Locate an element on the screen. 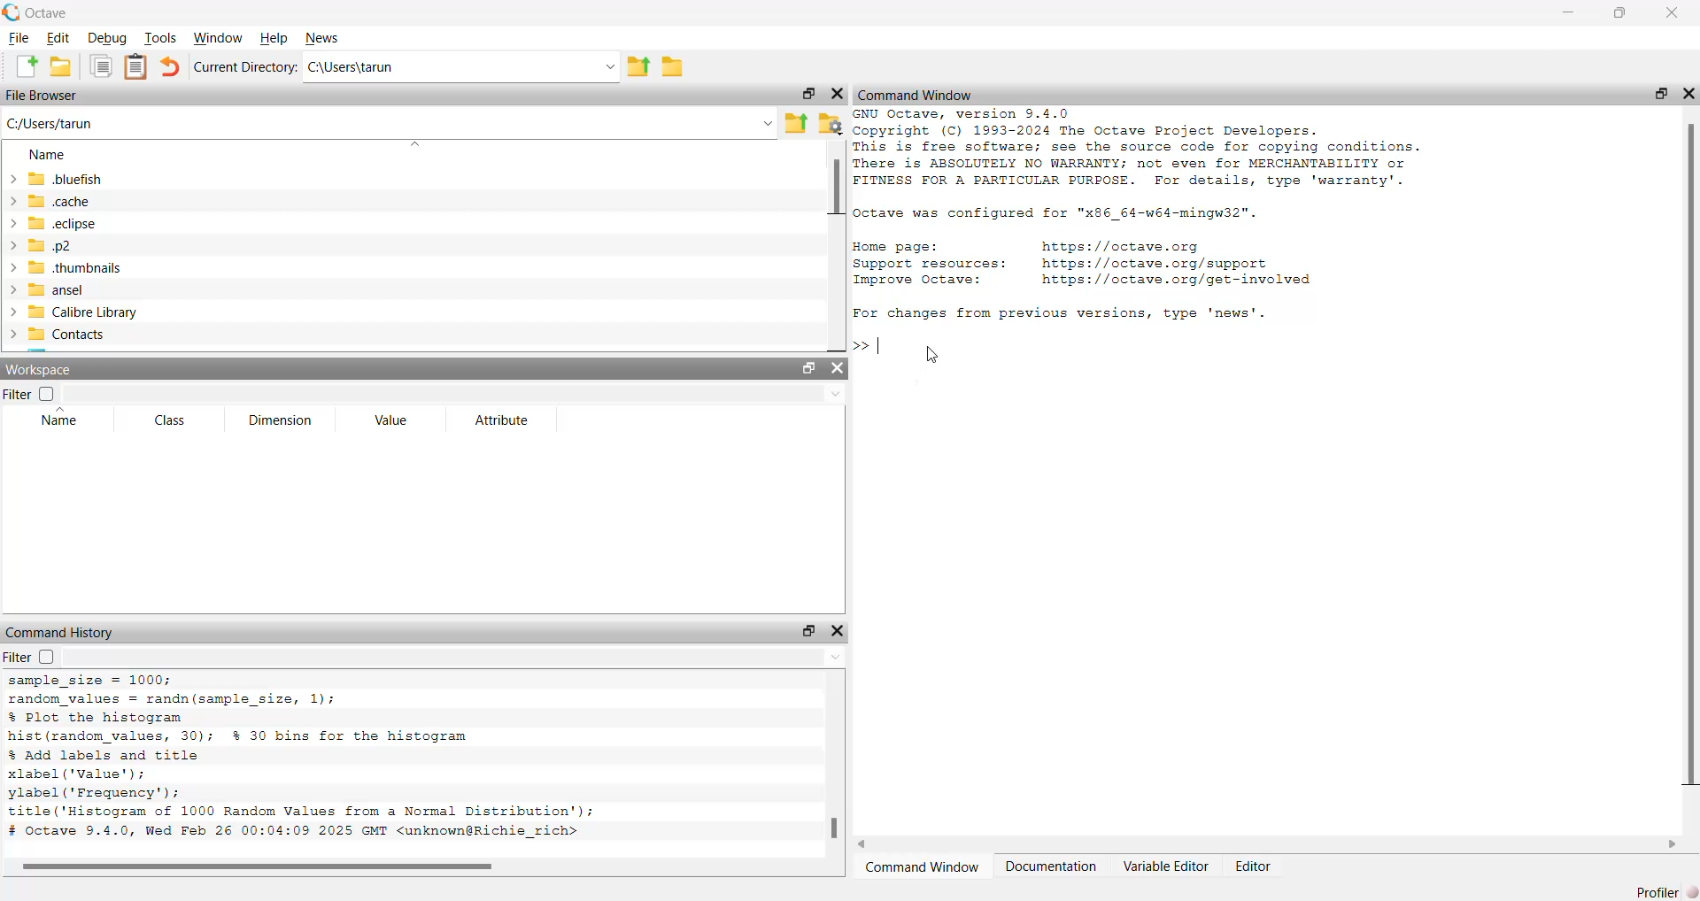  Folder is located at coordinates (674, 67).